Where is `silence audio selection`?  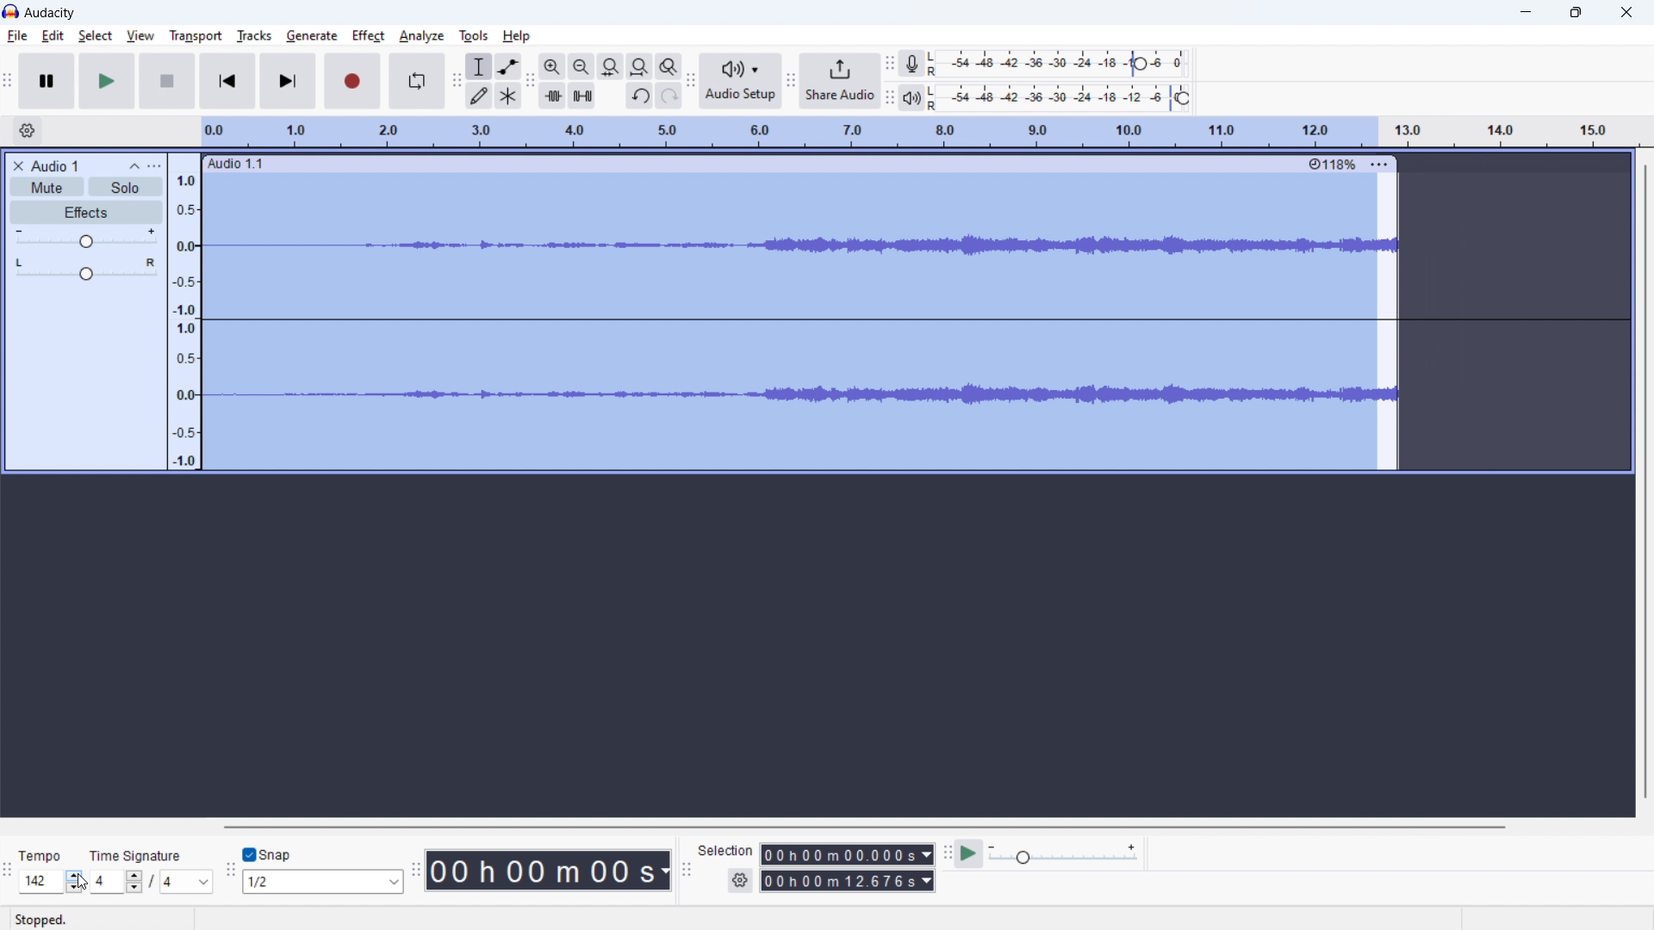
silence audio selection is located at coordinates (581, 96).